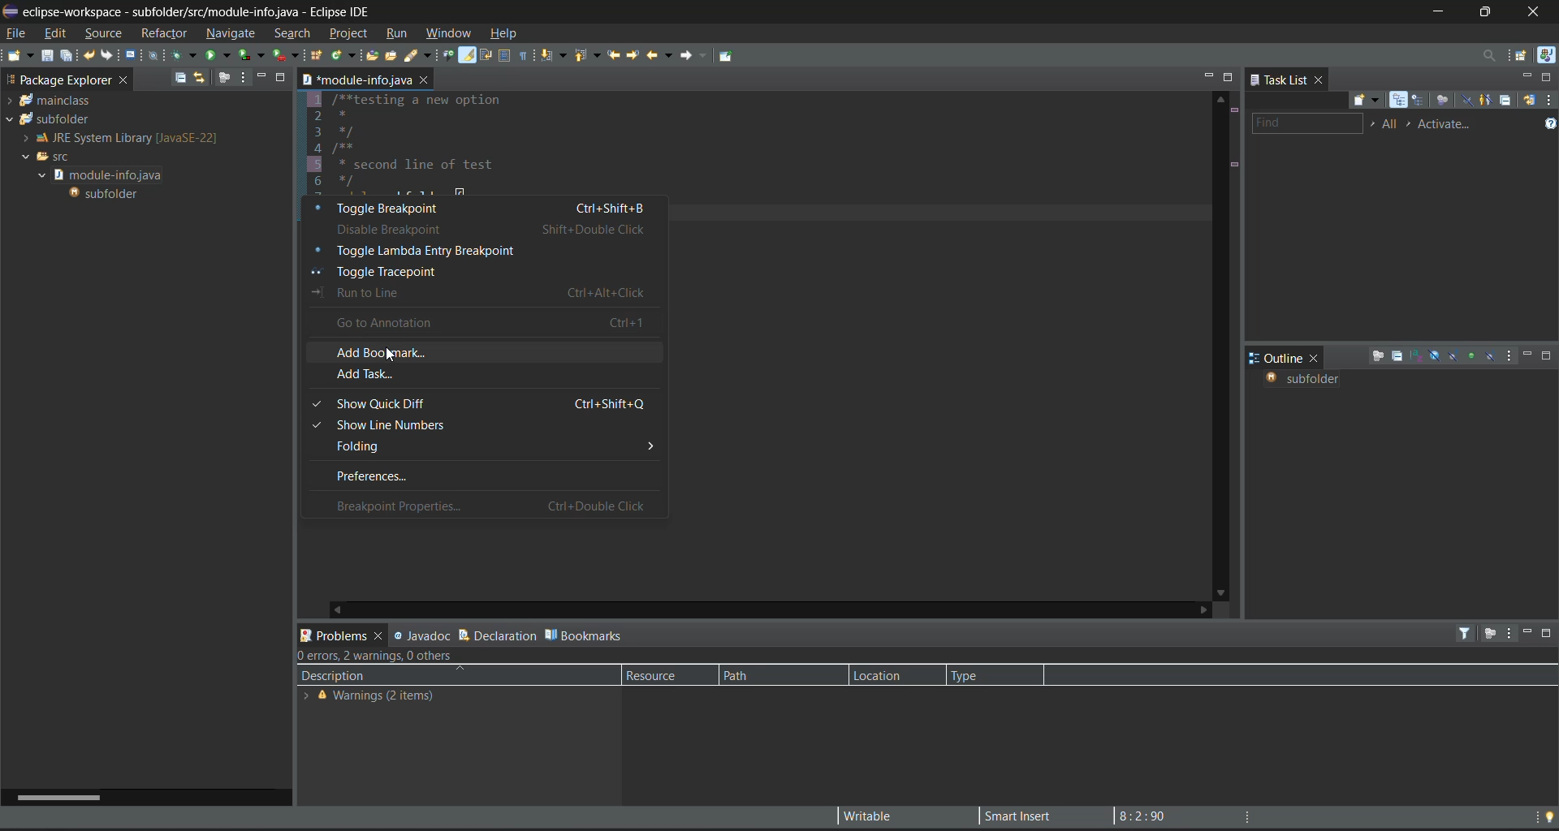  What do you see at coordinates (47, 56) in the screenshot?
I see `save` at bounding box center [47, 56].